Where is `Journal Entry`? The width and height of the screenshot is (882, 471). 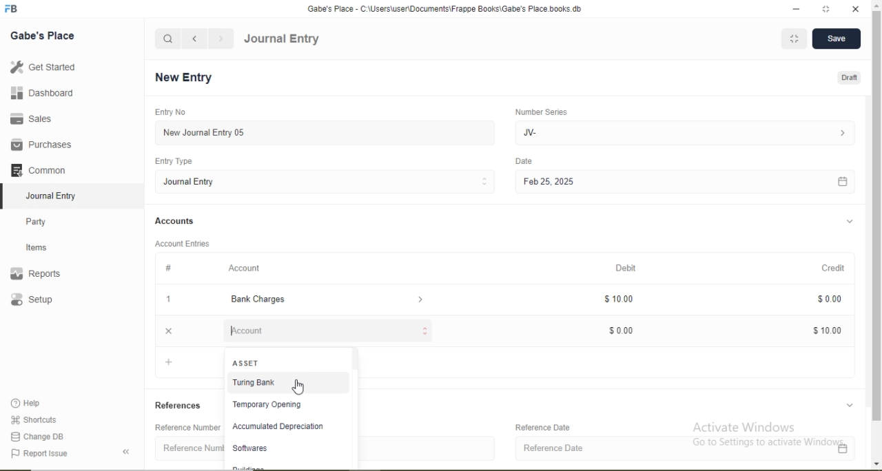 Journal Entry is located at coordinates (329, 181).